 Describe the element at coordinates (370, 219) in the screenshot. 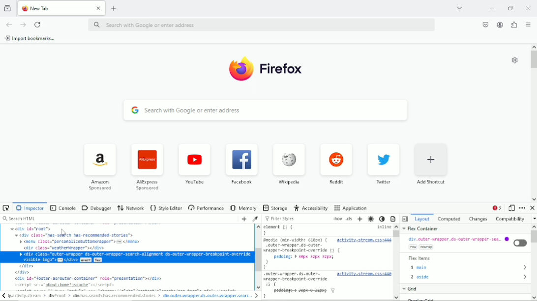

I see `Toggle light color scheme simulation for the page` at that location.